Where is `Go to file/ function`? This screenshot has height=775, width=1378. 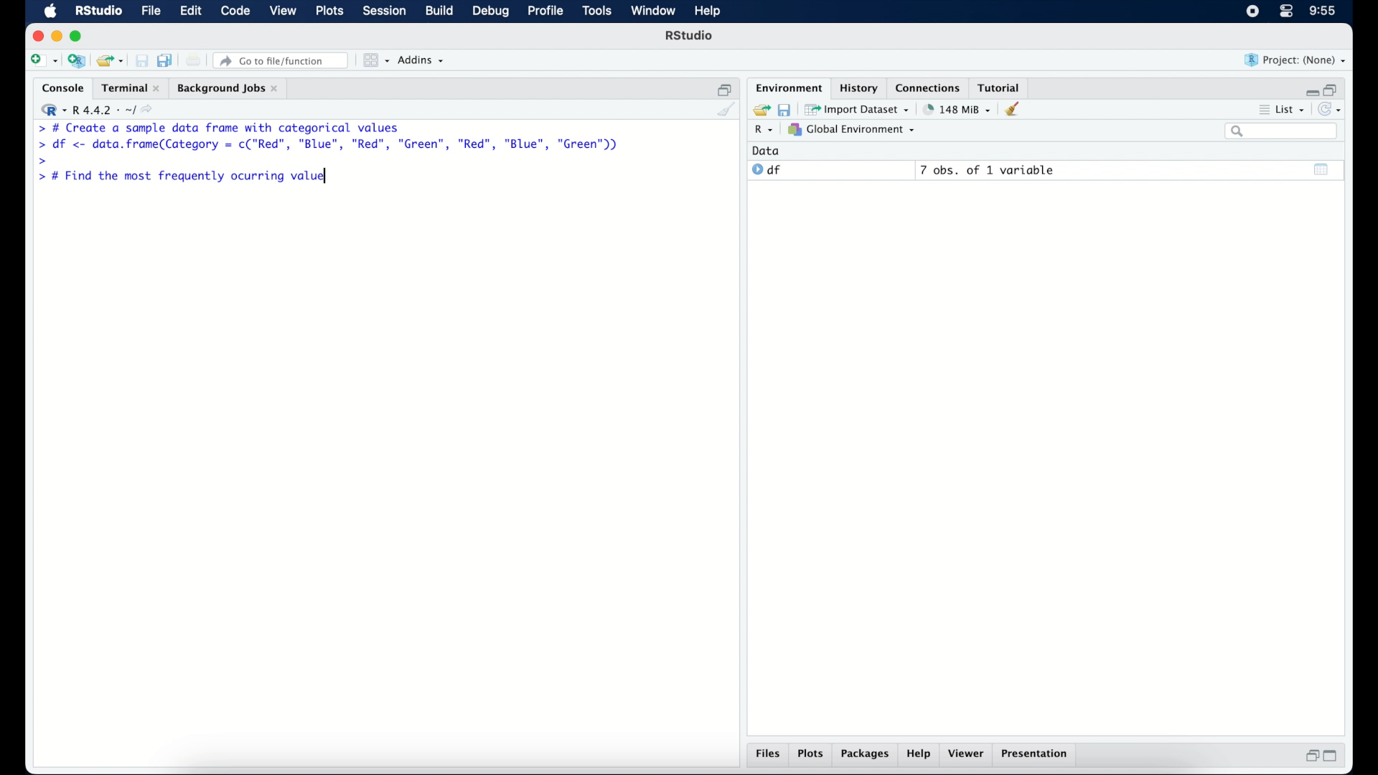
Go to file/ function is located at coordinates (283, 60).